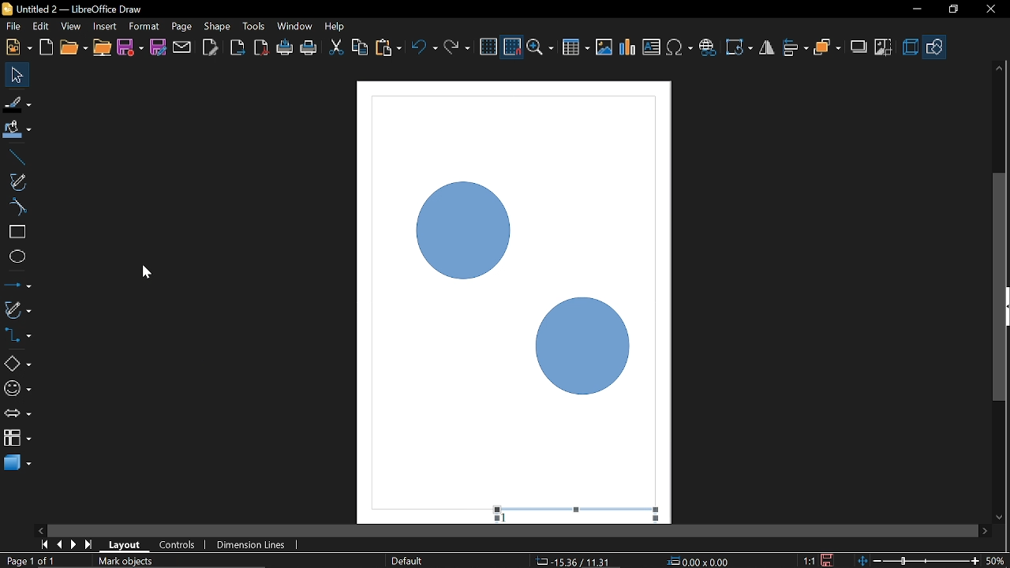 The image size is (1010, 568). Describe the element at coordinates (218, 26) in the screenshot. I see `Shape` at that location.